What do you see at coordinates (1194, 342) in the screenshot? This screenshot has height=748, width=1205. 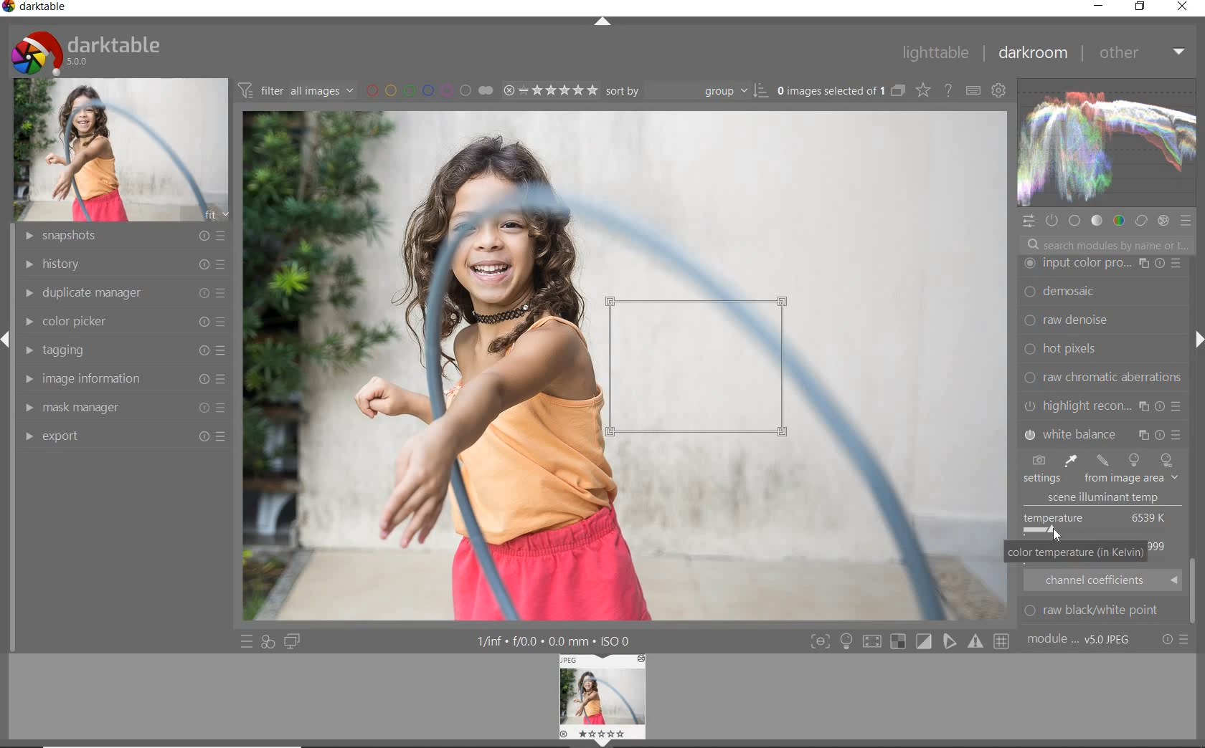 I see `expand/collapse` at bounding box center [1194, 342].